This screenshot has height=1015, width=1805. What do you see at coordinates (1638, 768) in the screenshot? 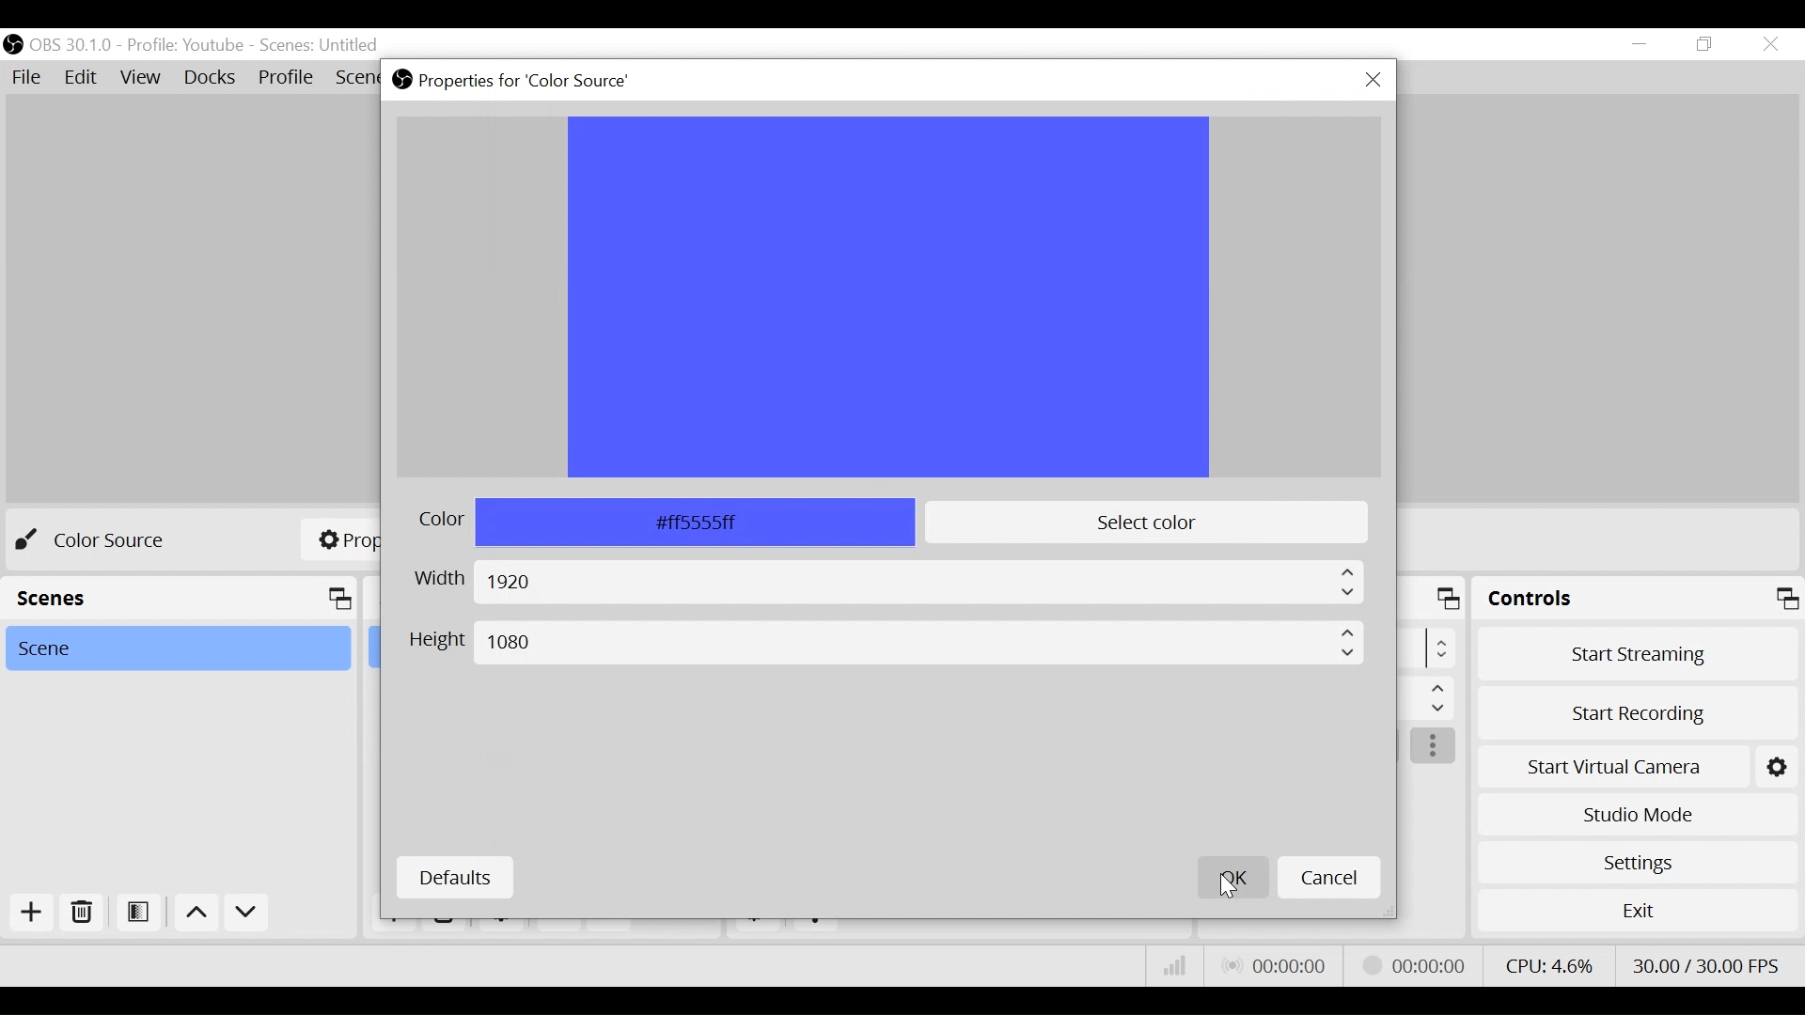
I see `Start Virtual Camera` at bounding box center [1638, 768].